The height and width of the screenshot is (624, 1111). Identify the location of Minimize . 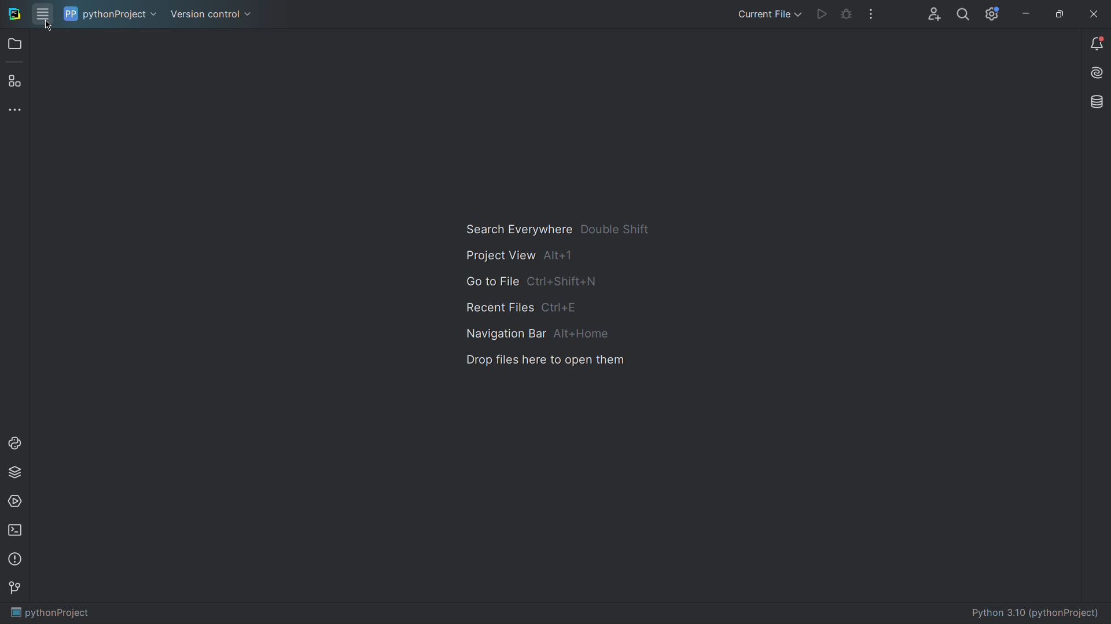
(1025, 14).